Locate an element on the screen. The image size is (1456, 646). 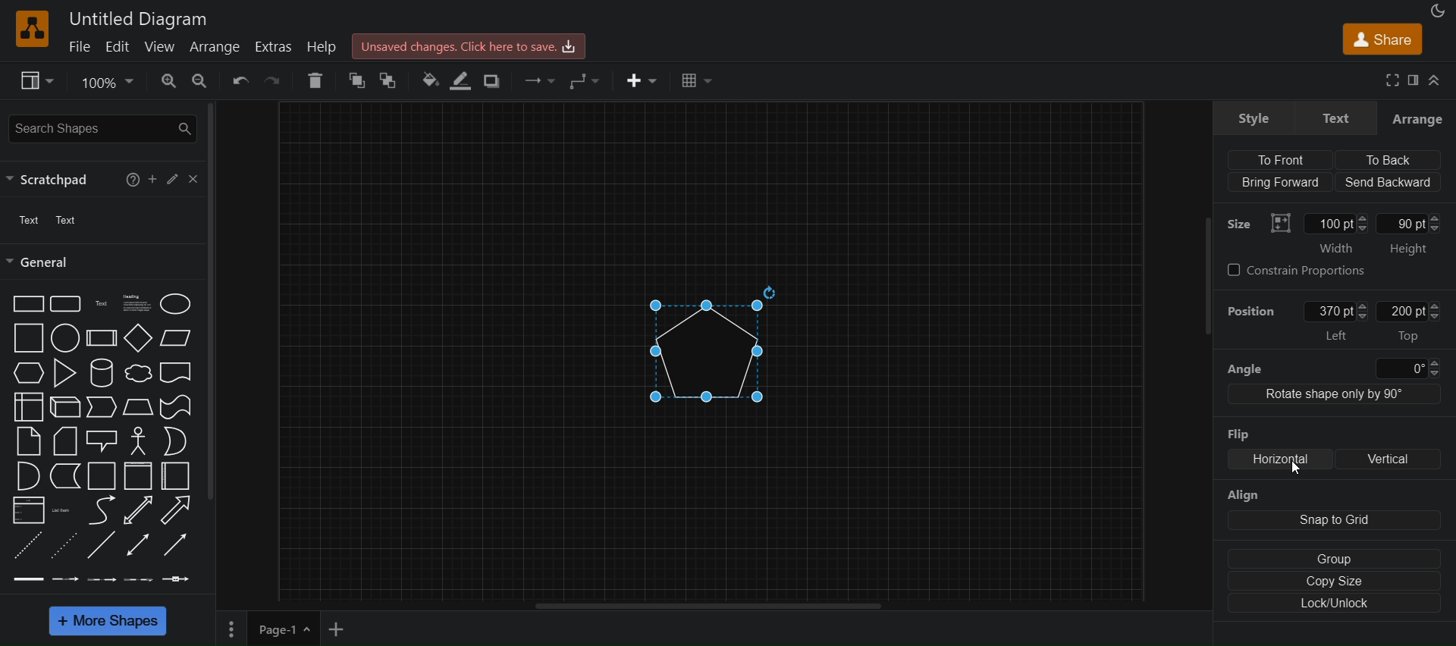
Or is located at coordinates (175, 441).